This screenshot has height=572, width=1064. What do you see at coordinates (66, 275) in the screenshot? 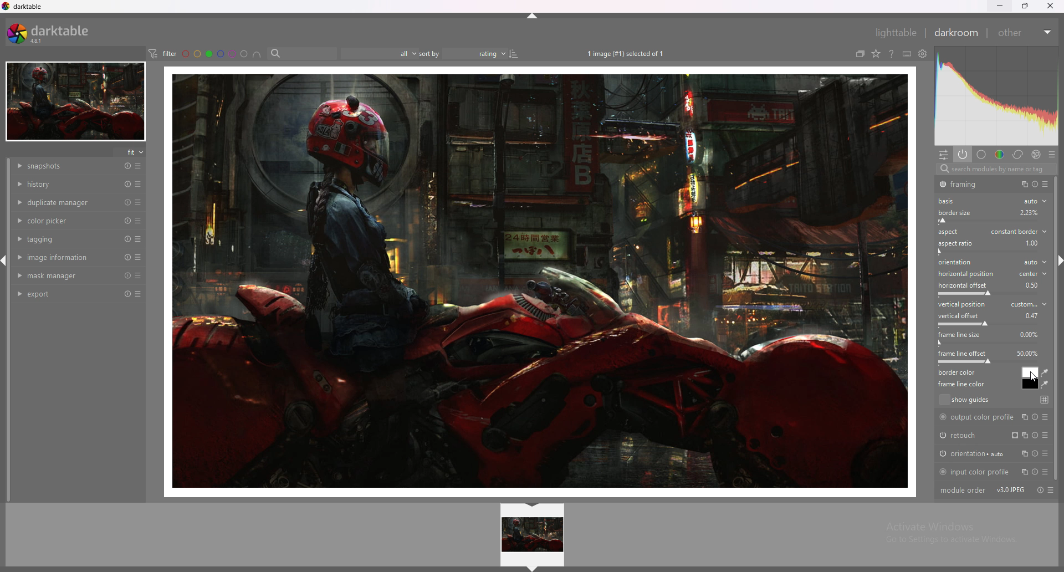
I see `mask manager` at bounding box center [66, 275].